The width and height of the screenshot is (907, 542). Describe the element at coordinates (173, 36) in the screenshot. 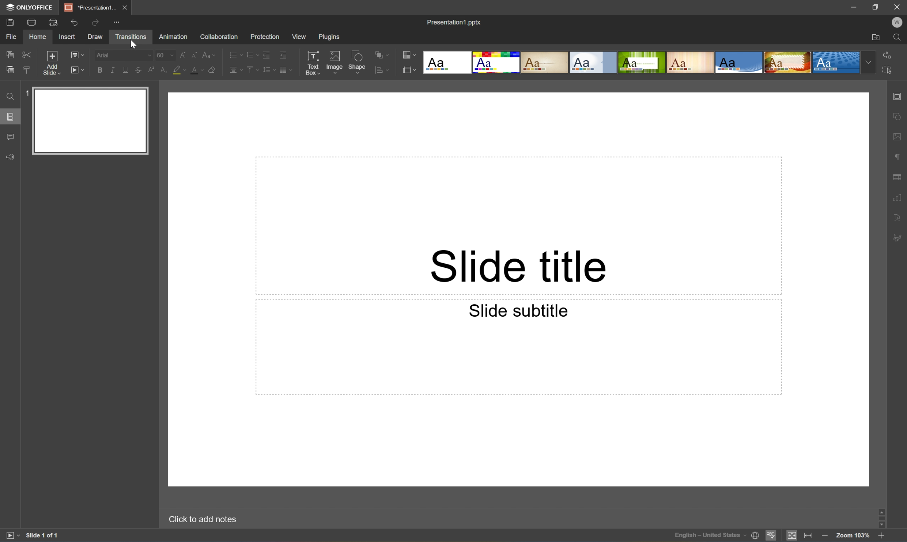

I see `Animation` at that location.